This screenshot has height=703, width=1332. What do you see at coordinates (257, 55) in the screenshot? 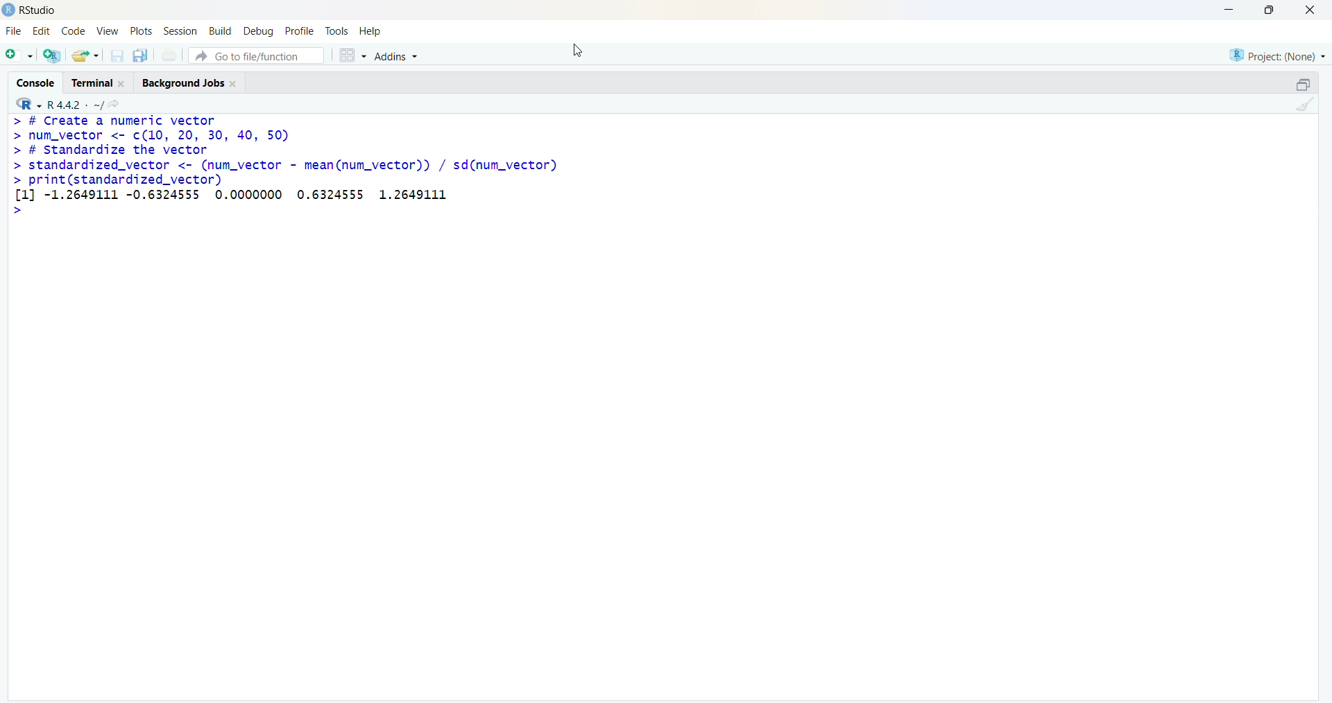
I see `go to file/function` at bounding box center [257, 55].